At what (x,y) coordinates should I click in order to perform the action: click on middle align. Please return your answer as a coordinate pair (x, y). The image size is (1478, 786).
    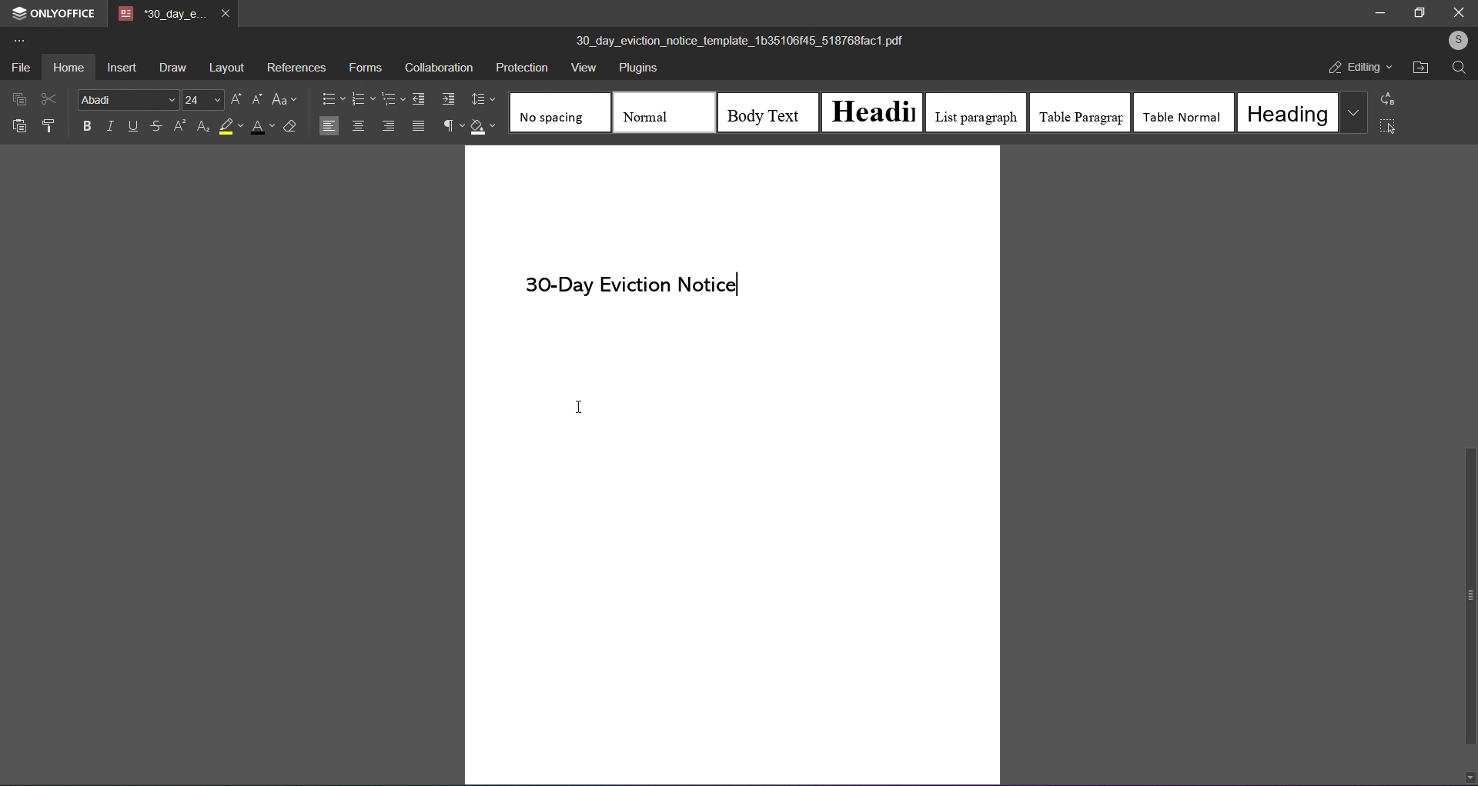
    Looking at the image, I should click on (359, 126).